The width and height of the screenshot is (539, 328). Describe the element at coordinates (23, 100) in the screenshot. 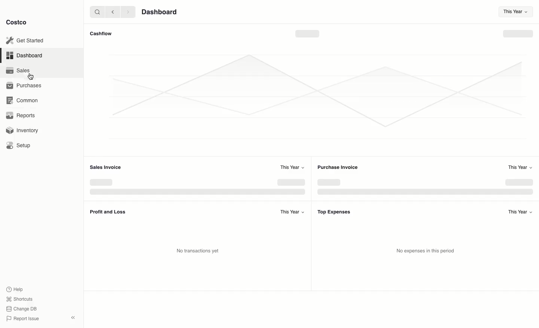

I see `Common` at that location.